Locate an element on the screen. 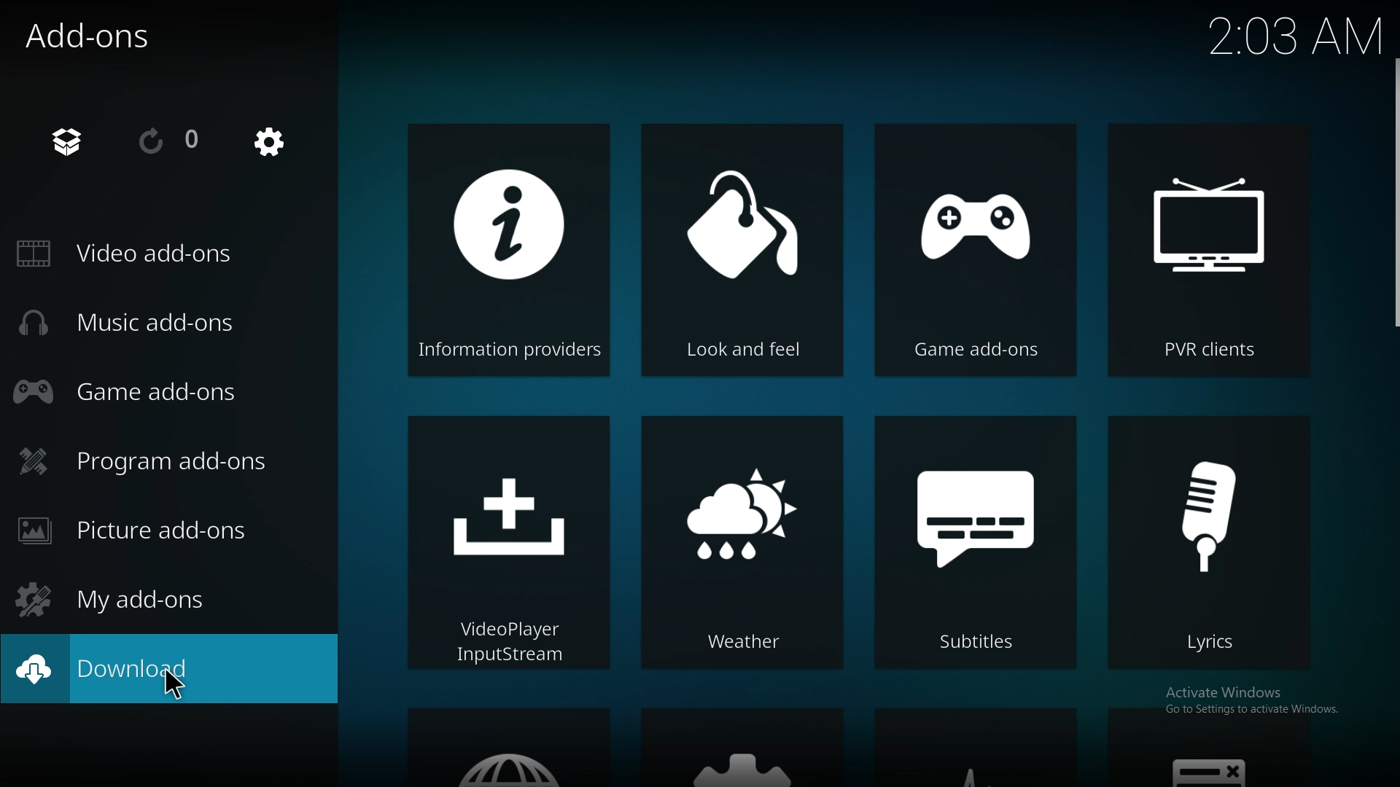  context menus is located at coordinates (1206, 748).